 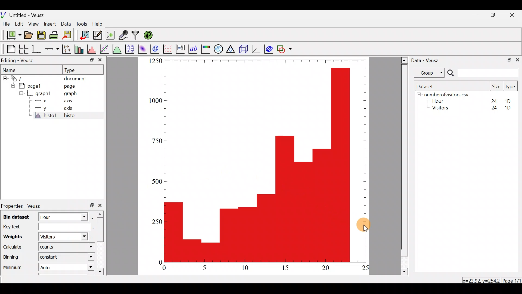 I want to click on plot key, so click(x=180, y=49).